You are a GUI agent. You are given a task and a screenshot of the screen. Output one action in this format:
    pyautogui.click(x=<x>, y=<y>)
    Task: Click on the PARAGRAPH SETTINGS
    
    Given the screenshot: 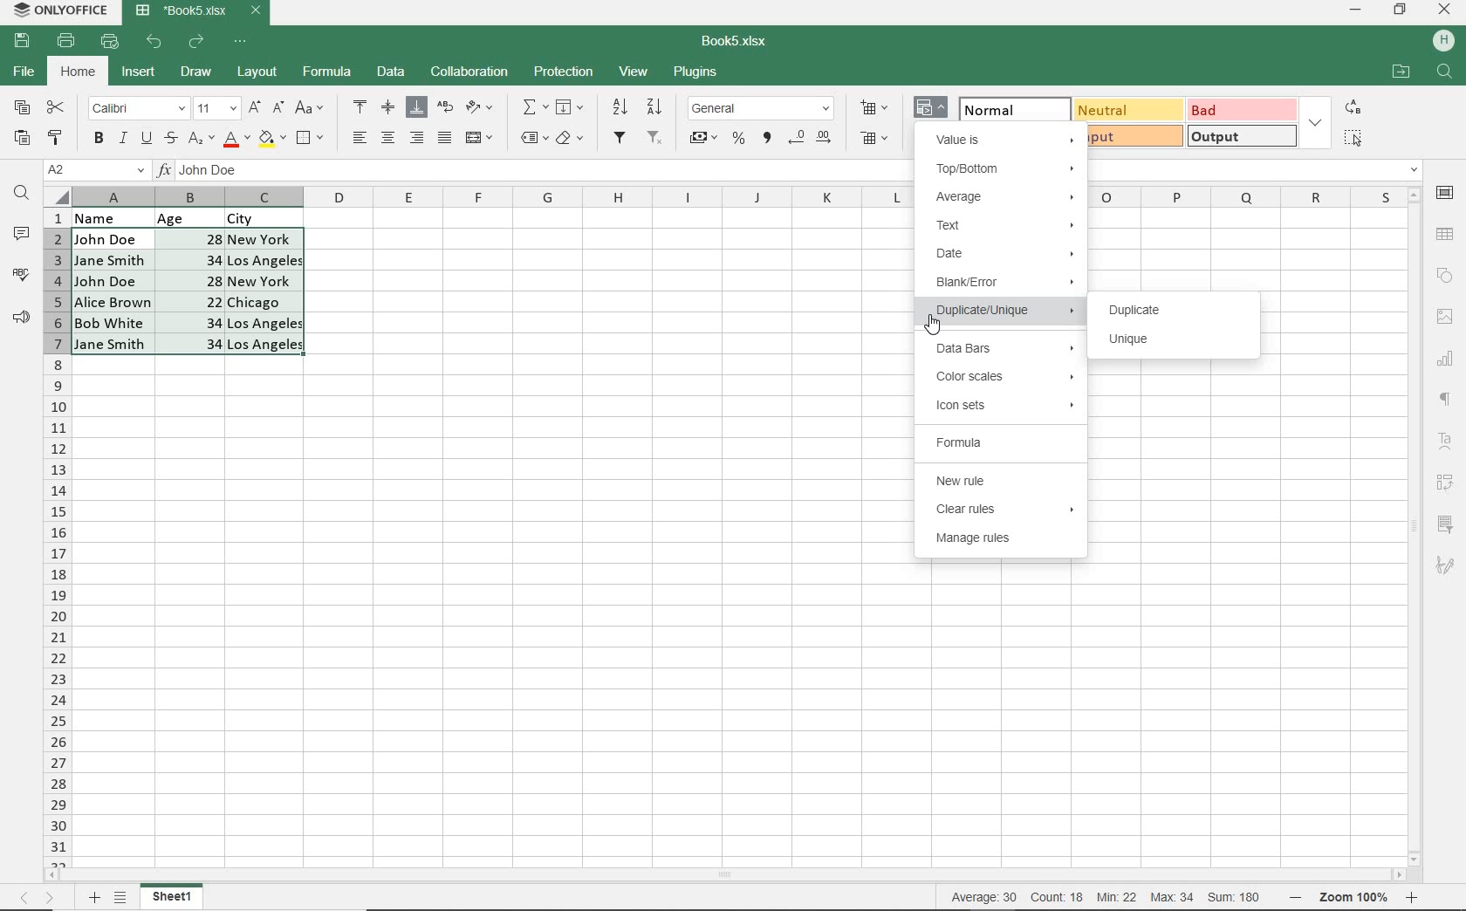 What is the action you would take?
    pyautogui.click(x=1446, y=400)
    